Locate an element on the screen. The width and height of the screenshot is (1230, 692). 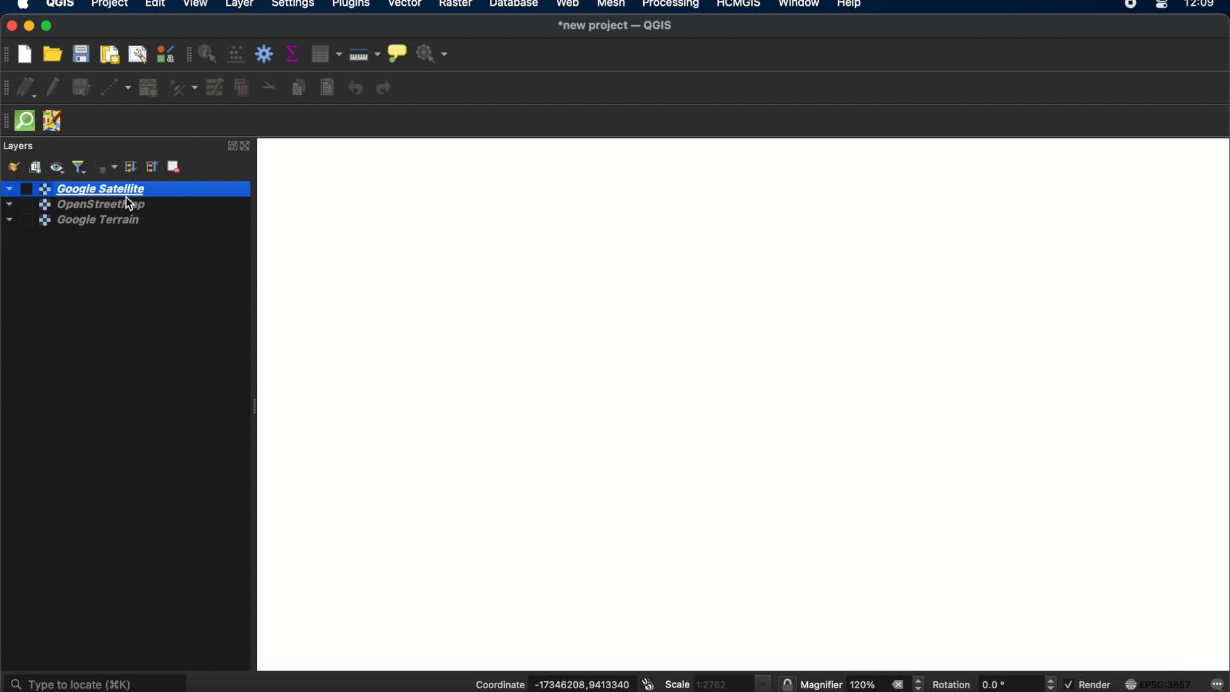
expand is located at coordinates (230, 146).